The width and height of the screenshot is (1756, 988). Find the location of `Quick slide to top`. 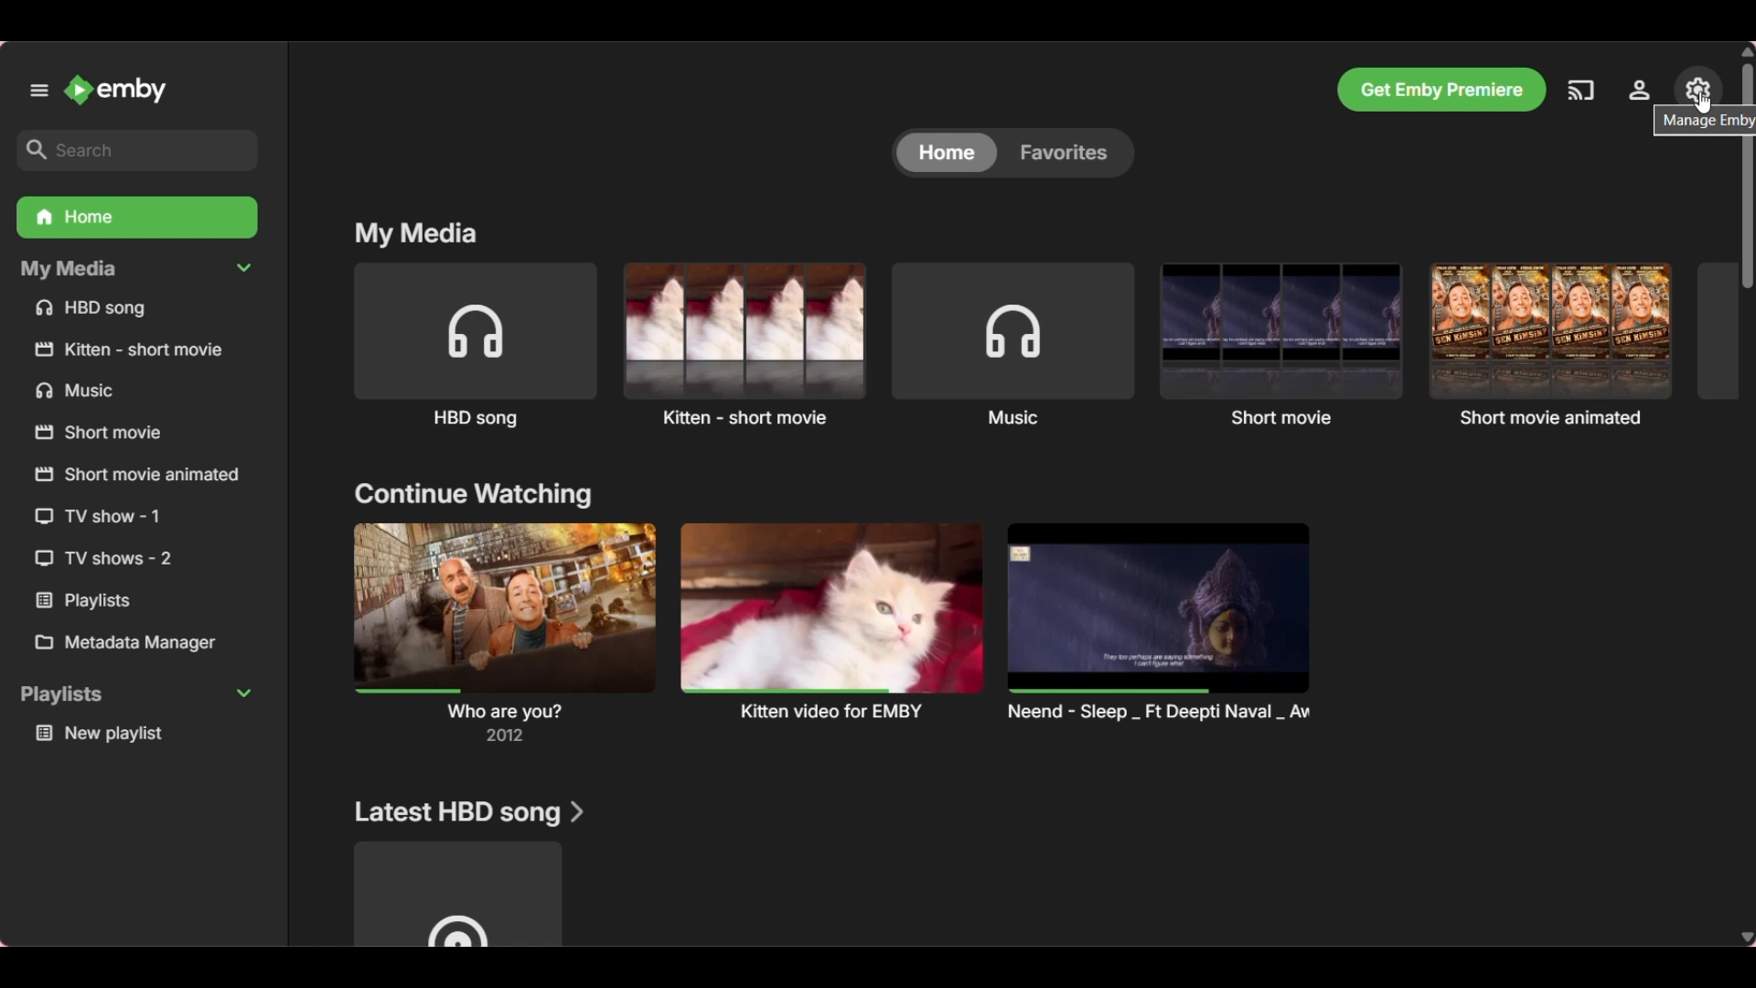

Quick slide to top is located at coordinates (1747, 51).